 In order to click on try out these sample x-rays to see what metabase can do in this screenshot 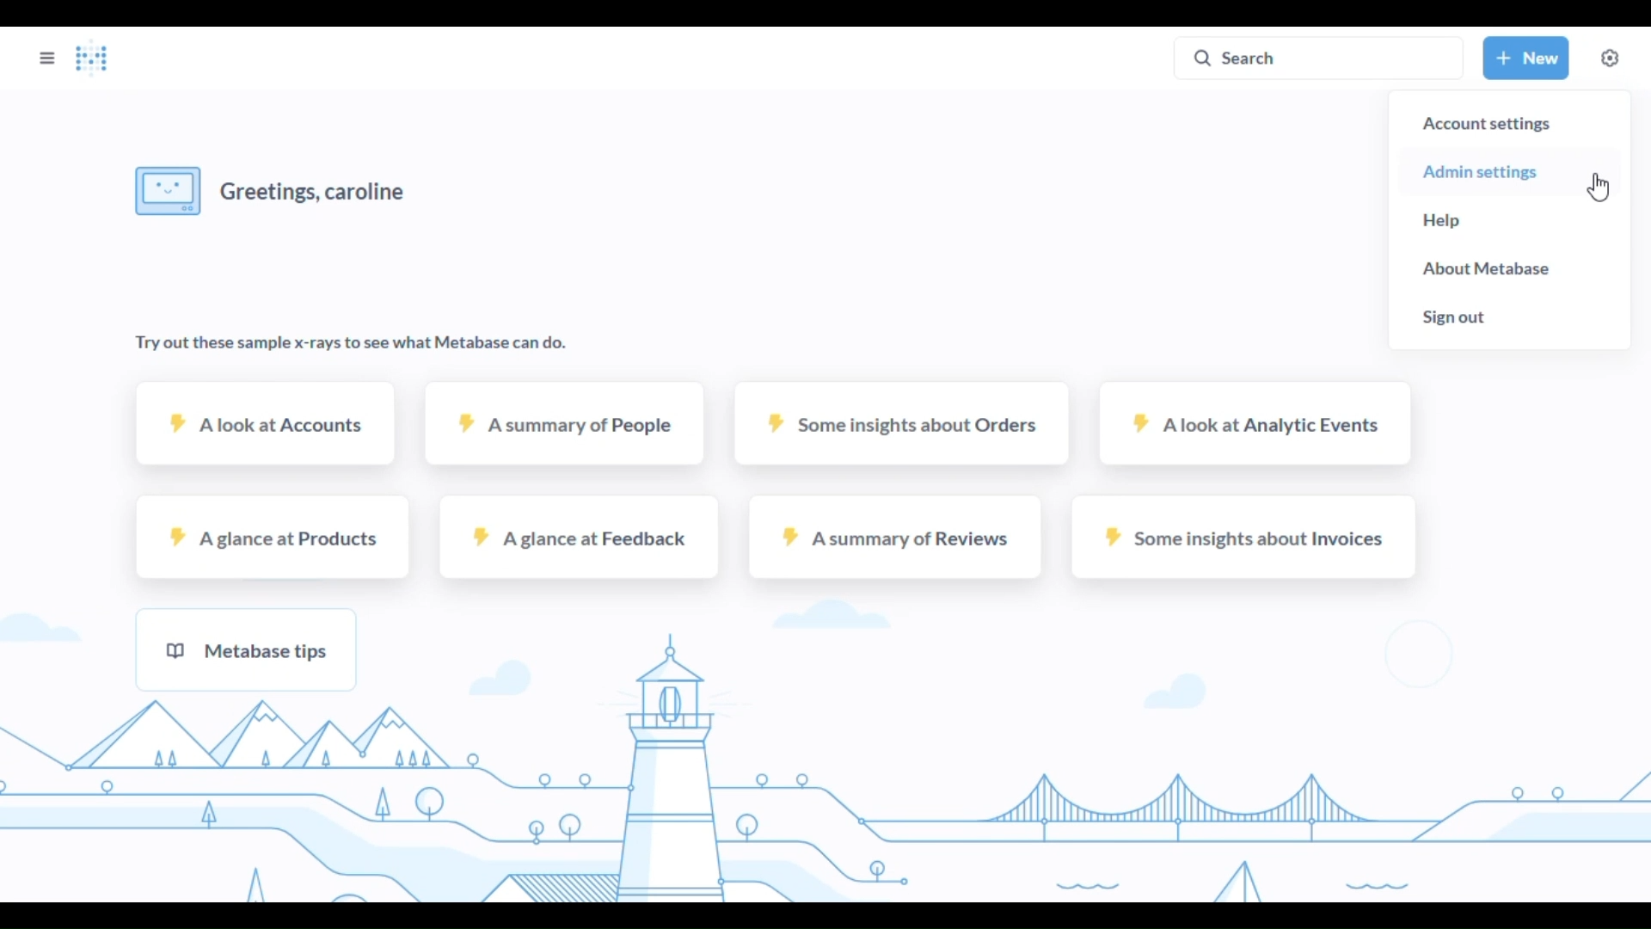, I will do `click(350, 345)`.